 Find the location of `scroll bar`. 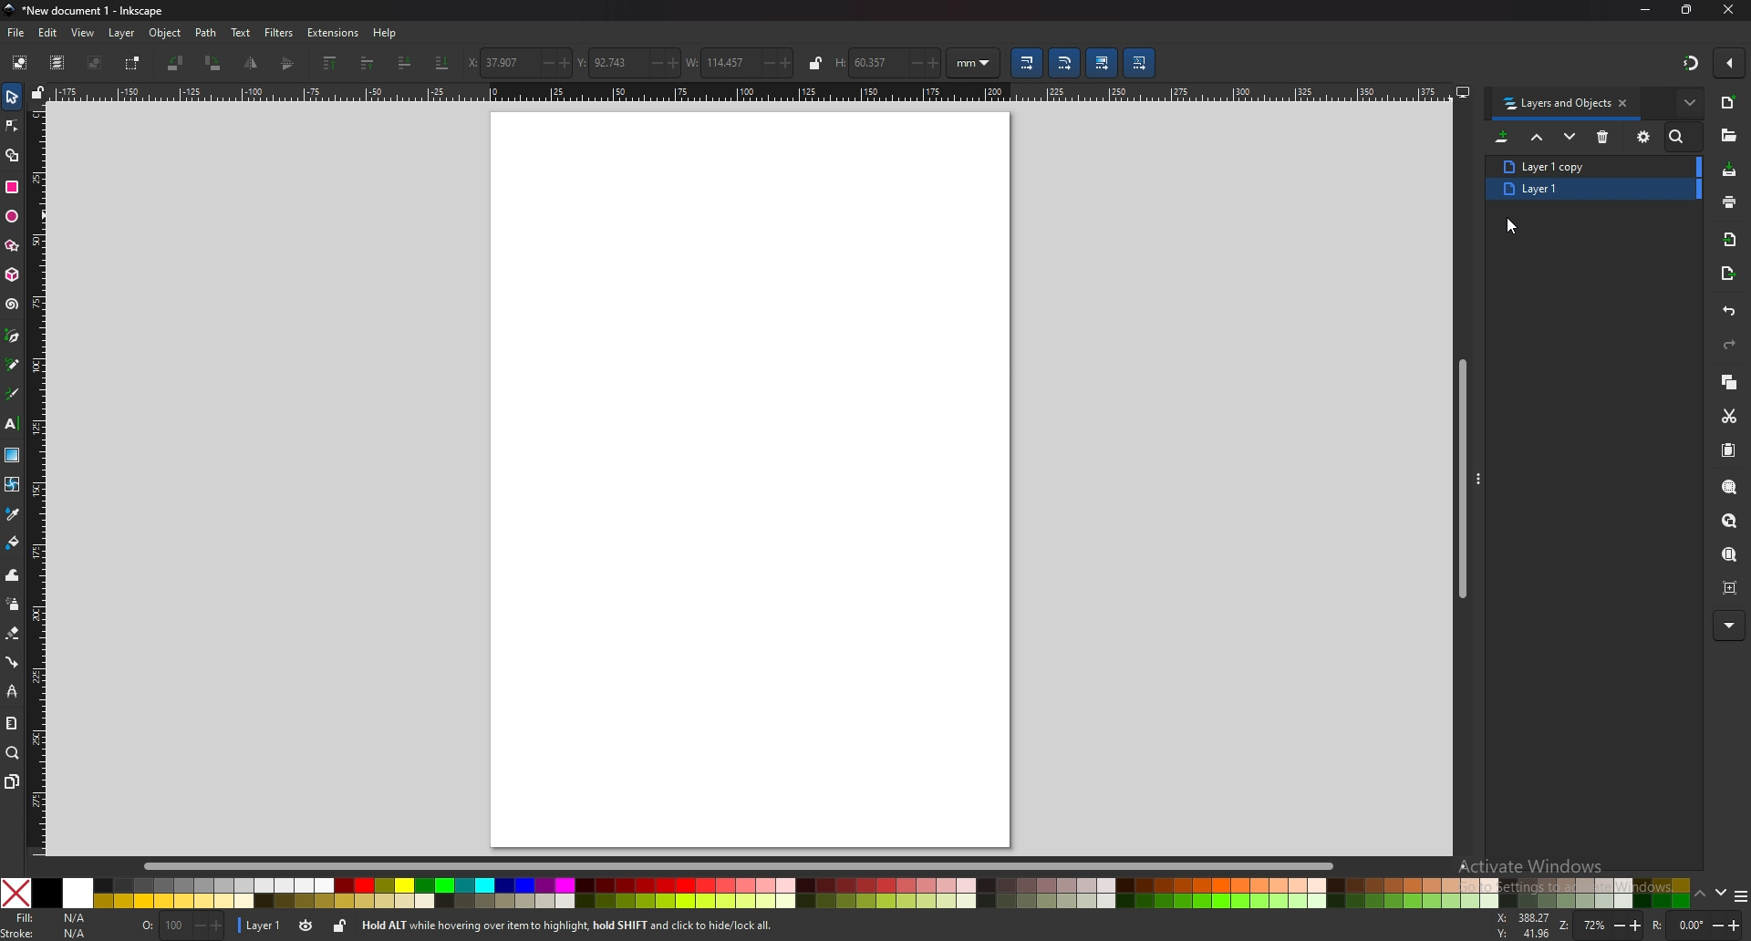

scroll bar is located at coordinates (1461, 479).